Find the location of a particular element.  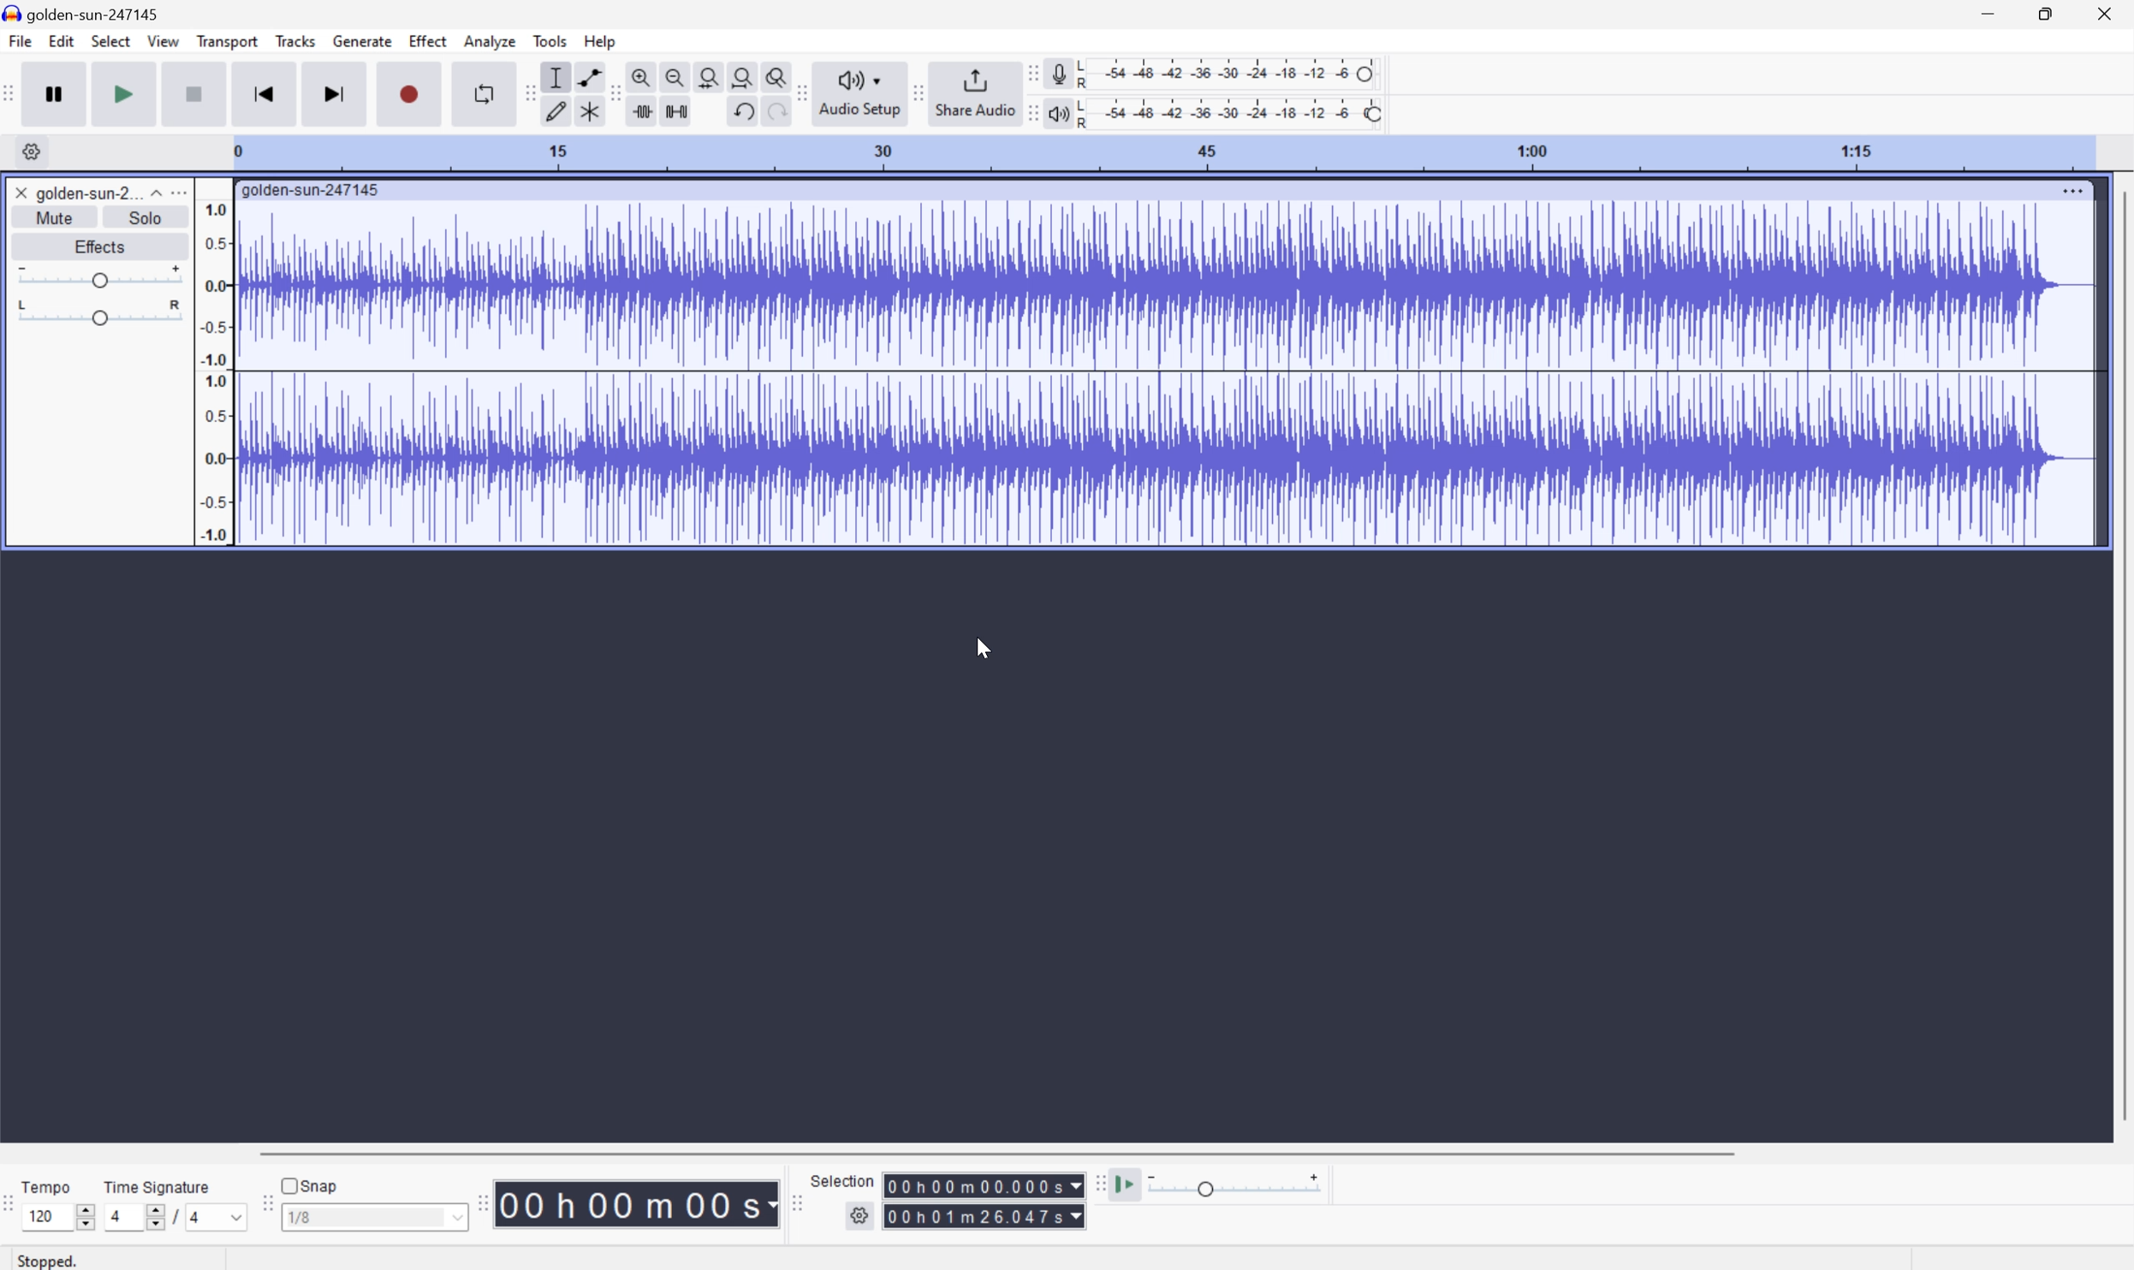

Selection tool is located at coordinates (556, 77).